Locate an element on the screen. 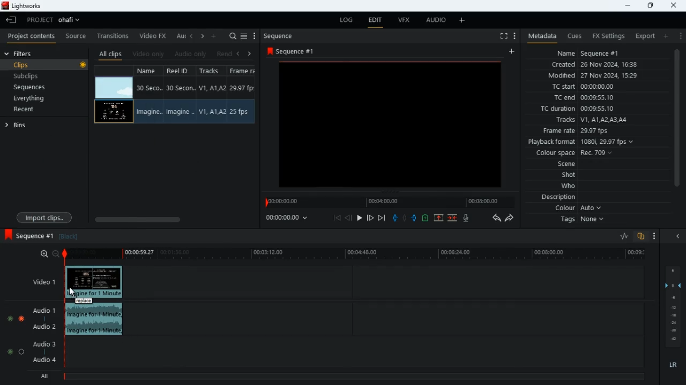  colour is located at coordinates (579, 209).